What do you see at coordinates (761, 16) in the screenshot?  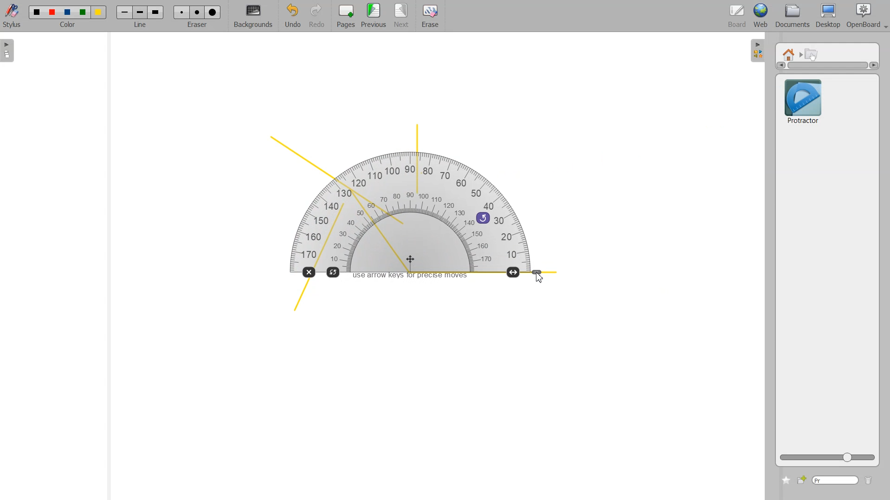 I see `Web` at bounding box center [761, 16].